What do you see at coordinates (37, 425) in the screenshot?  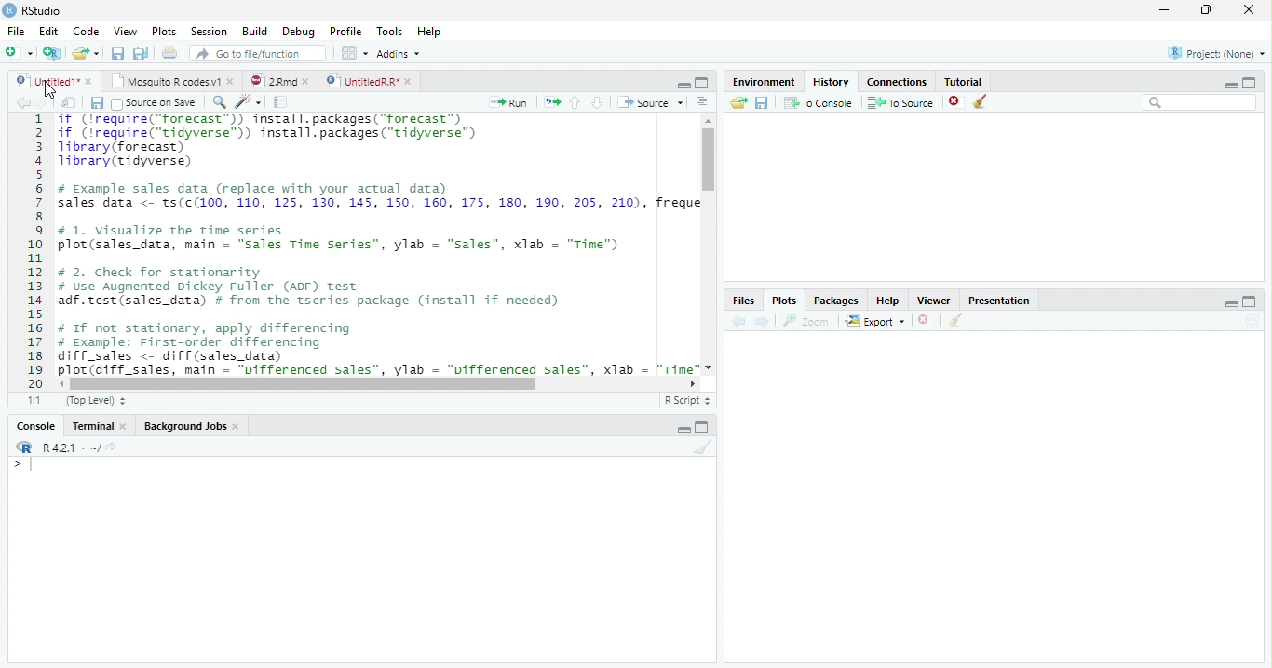 I see `Console` at bounding box center [37, 425].